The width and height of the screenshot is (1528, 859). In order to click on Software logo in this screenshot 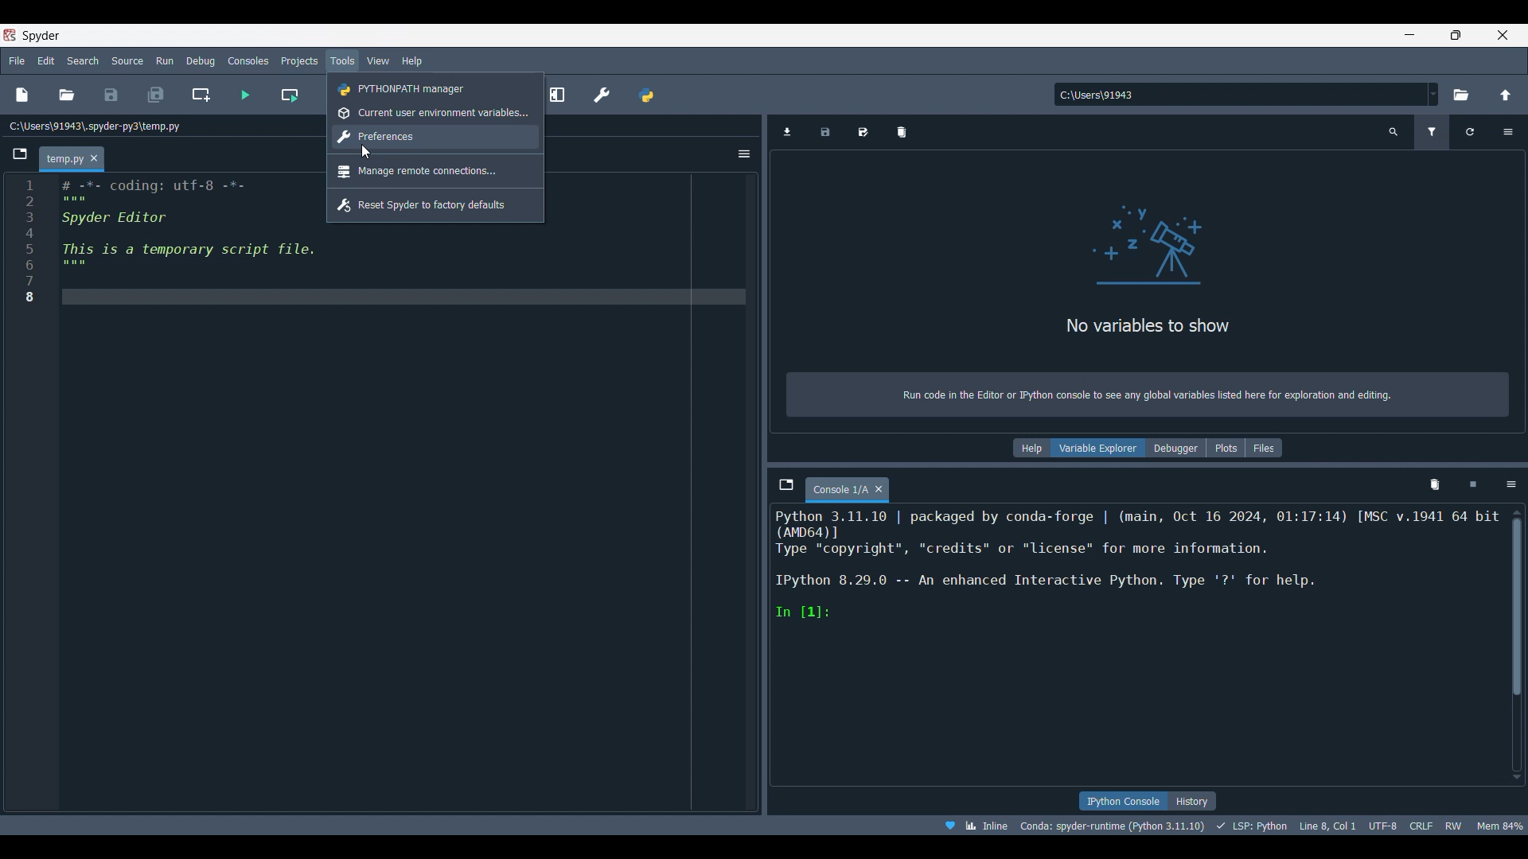, I will do `click(10, 35)`.